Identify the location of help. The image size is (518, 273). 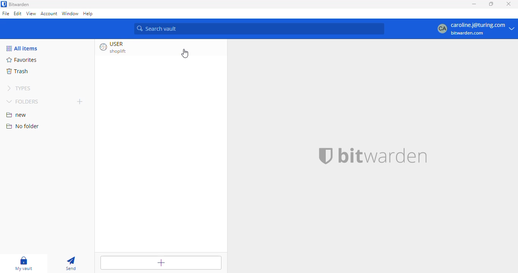
(88, 14).